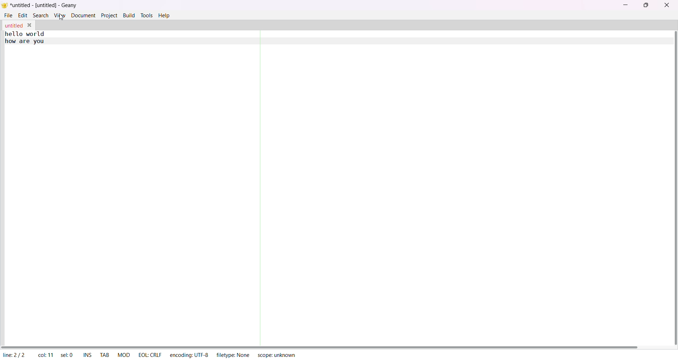 Image resolution: width=678 pixels, height=359 pixels. Describe the element at coordinates (189, 354) in the screenshot. I see `encoding` at that location.